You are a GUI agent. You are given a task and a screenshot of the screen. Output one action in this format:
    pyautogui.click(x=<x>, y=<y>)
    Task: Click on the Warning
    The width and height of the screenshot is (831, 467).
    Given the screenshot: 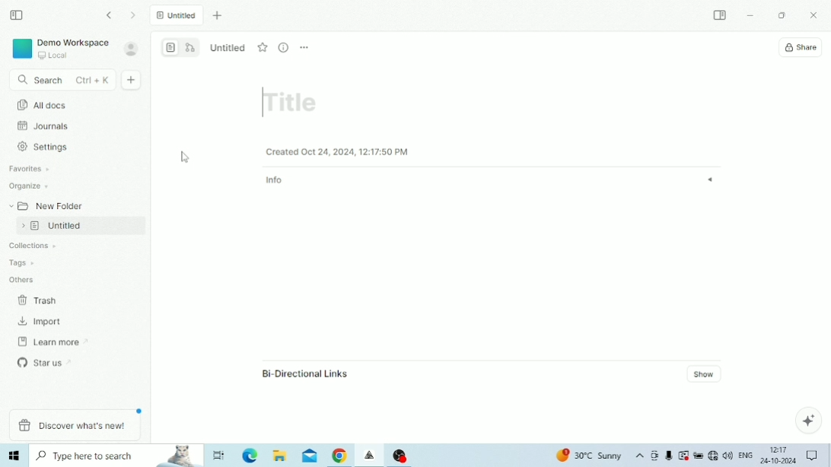 What is the action you would take?
    pyautogui.click(x=683, y=455)
    